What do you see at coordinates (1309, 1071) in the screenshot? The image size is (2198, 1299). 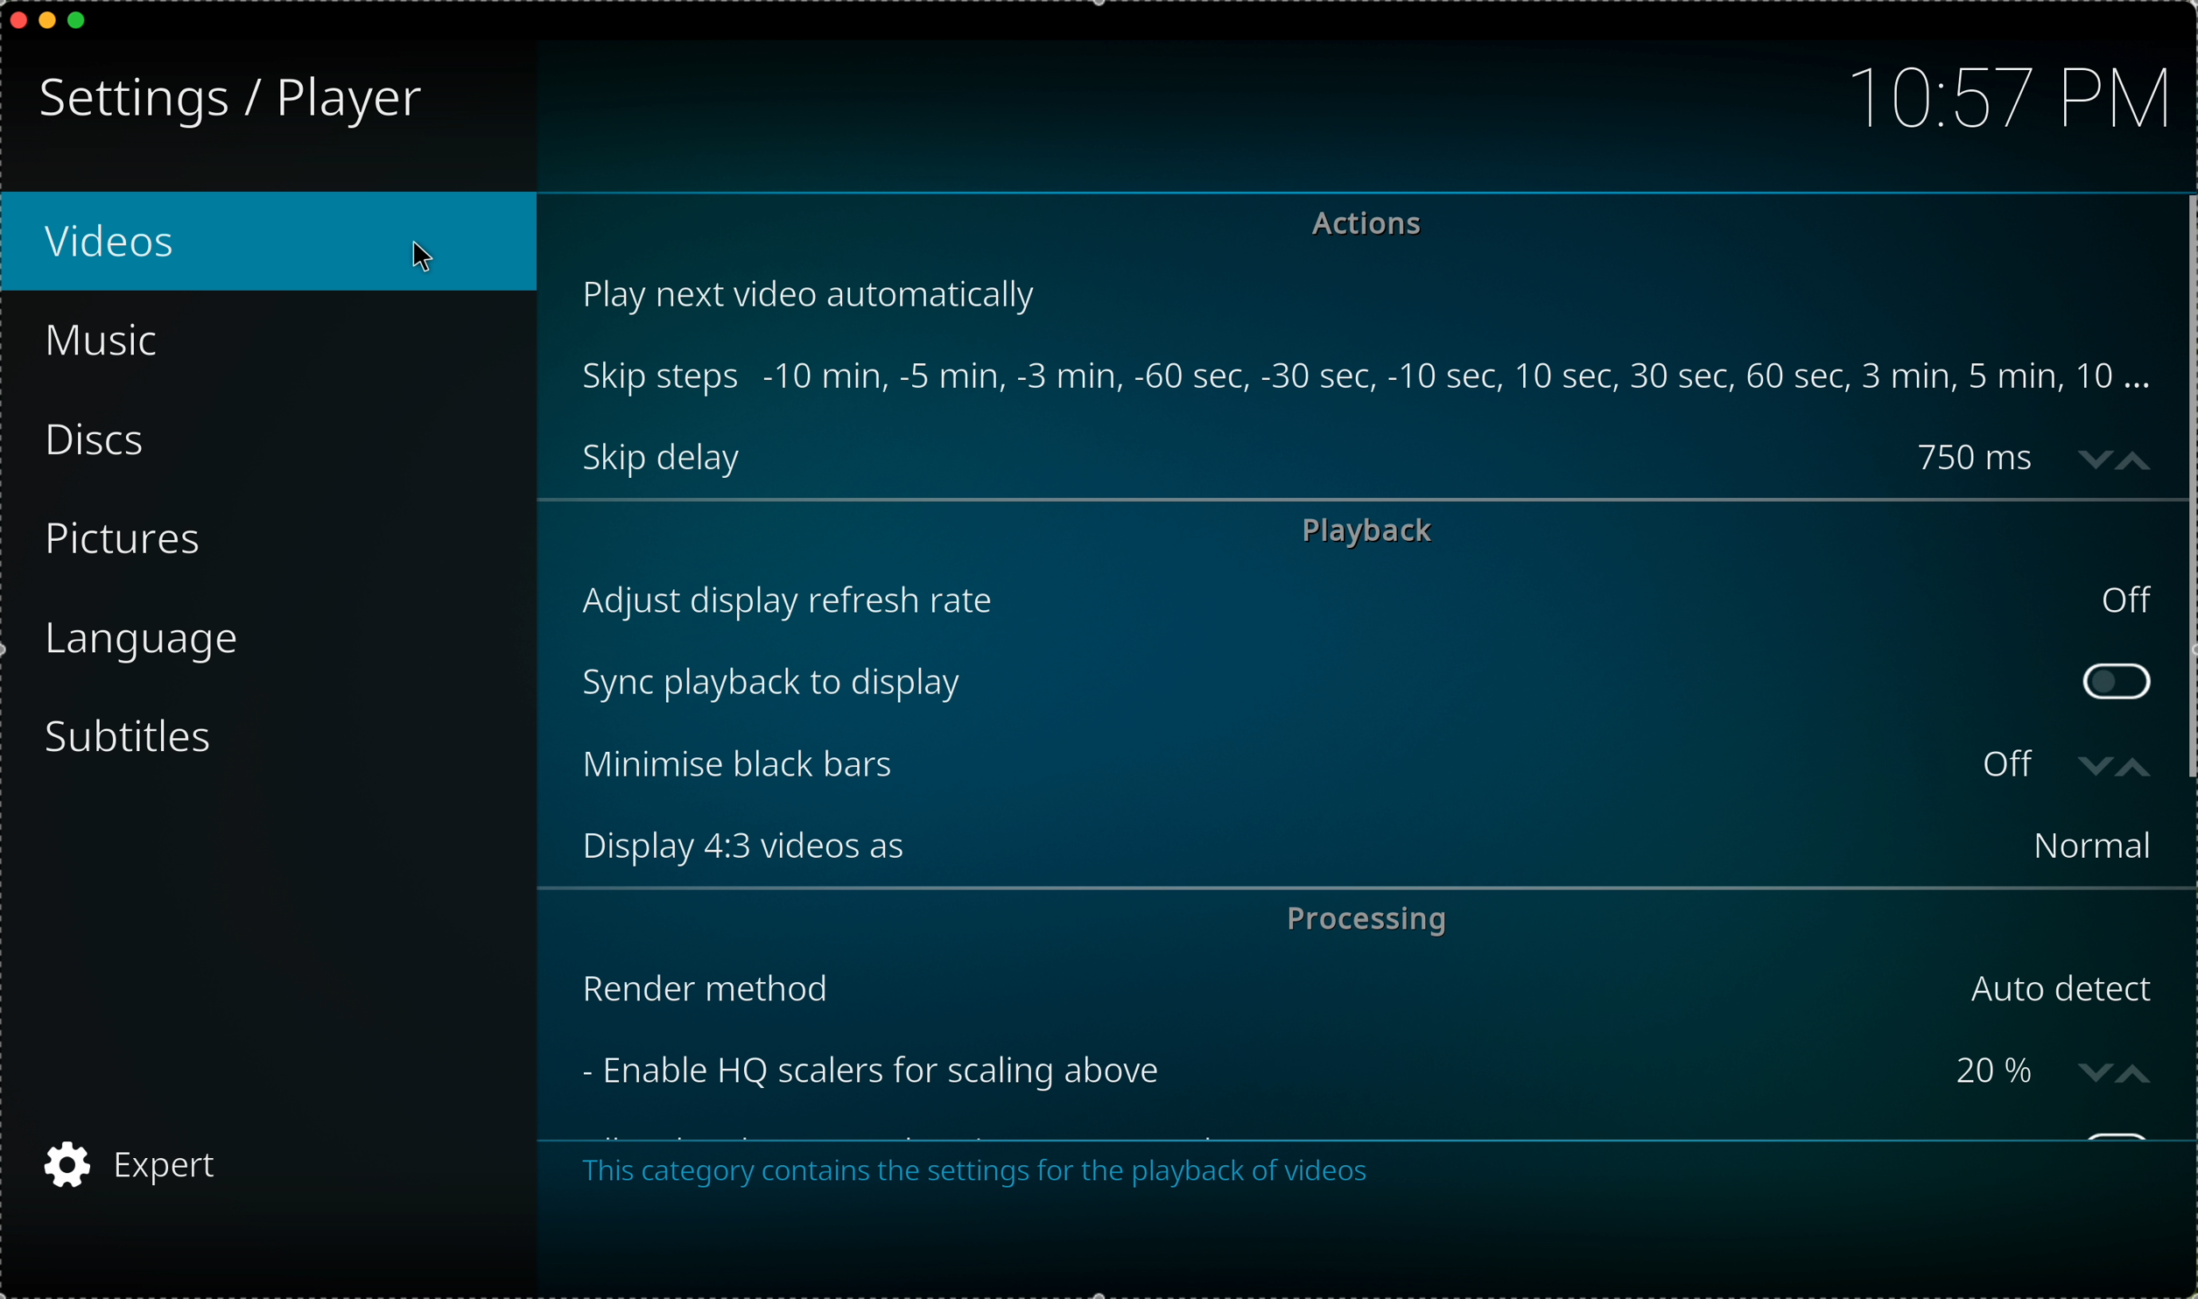 I see `enable HQ scalers for scalling above  20%` at bounding box center [1309, 1071].